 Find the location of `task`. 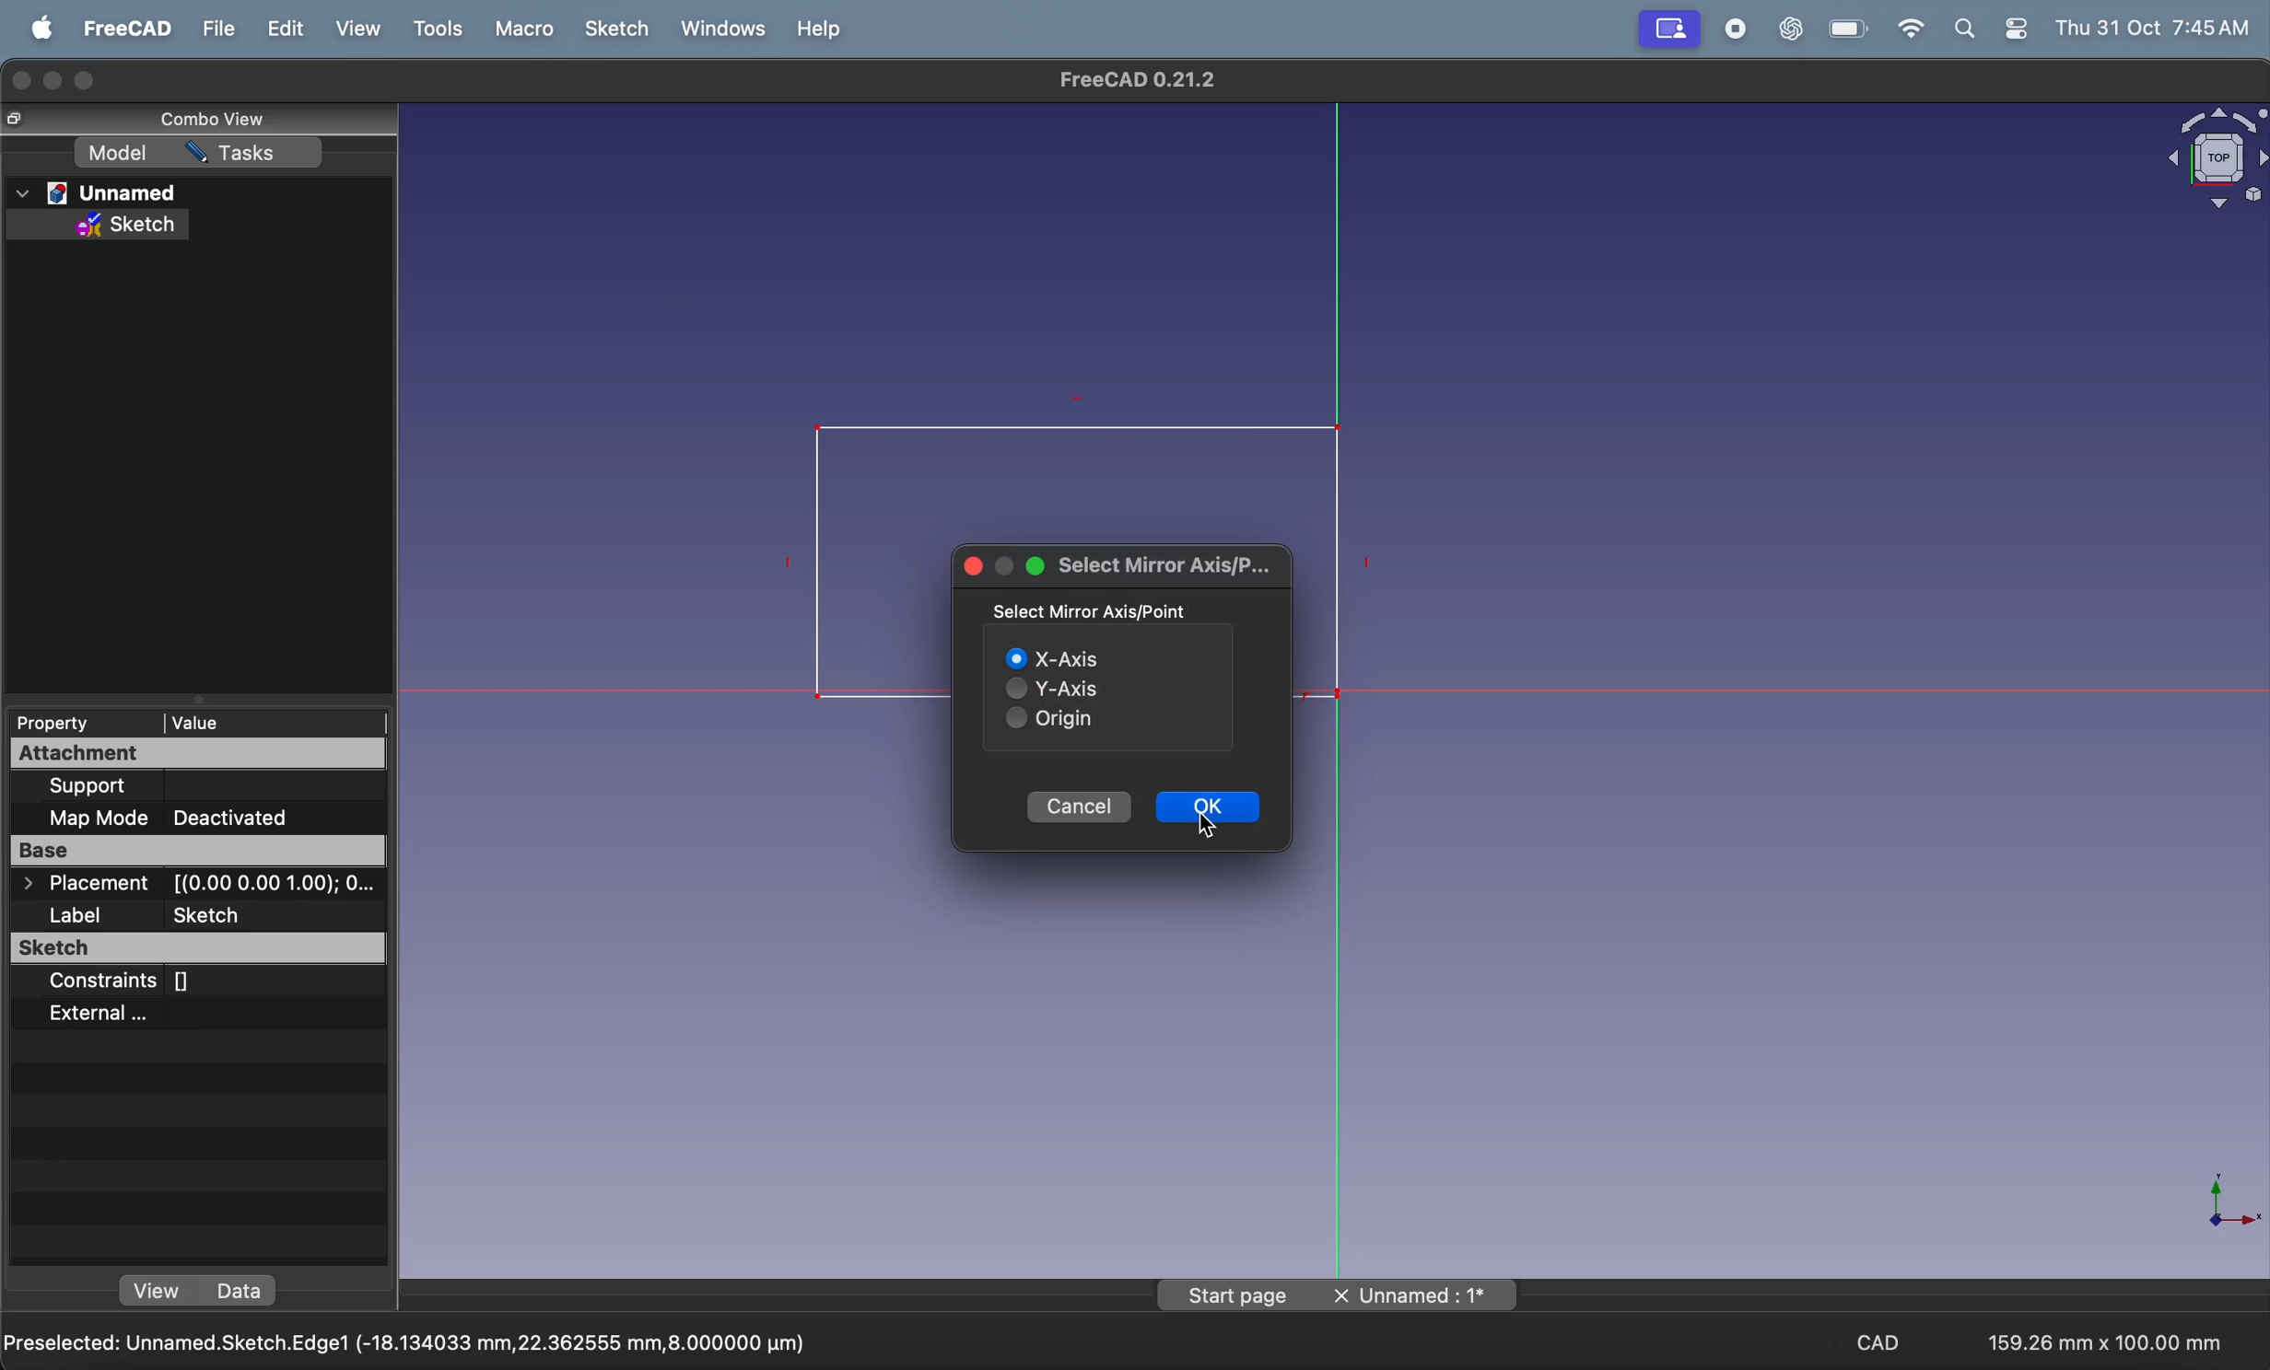

task is located at coordinates (254, 154).